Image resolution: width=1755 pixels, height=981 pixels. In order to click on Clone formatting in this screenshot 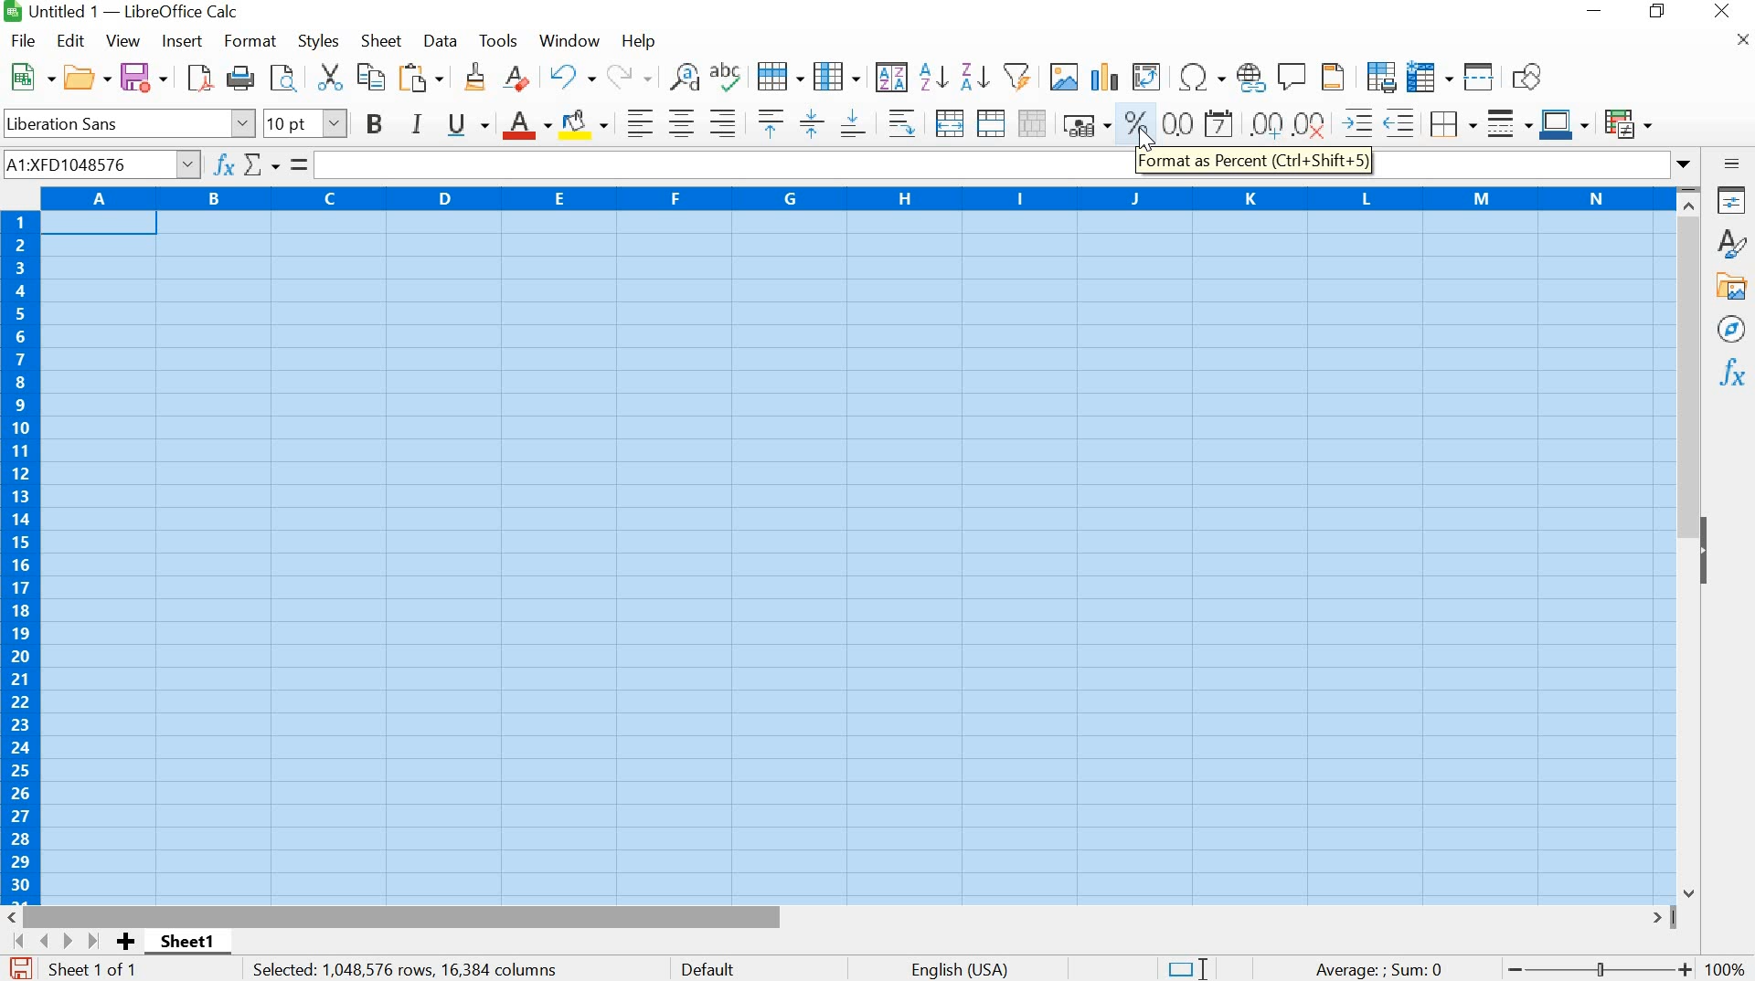, I will do `click(473, 78)`.